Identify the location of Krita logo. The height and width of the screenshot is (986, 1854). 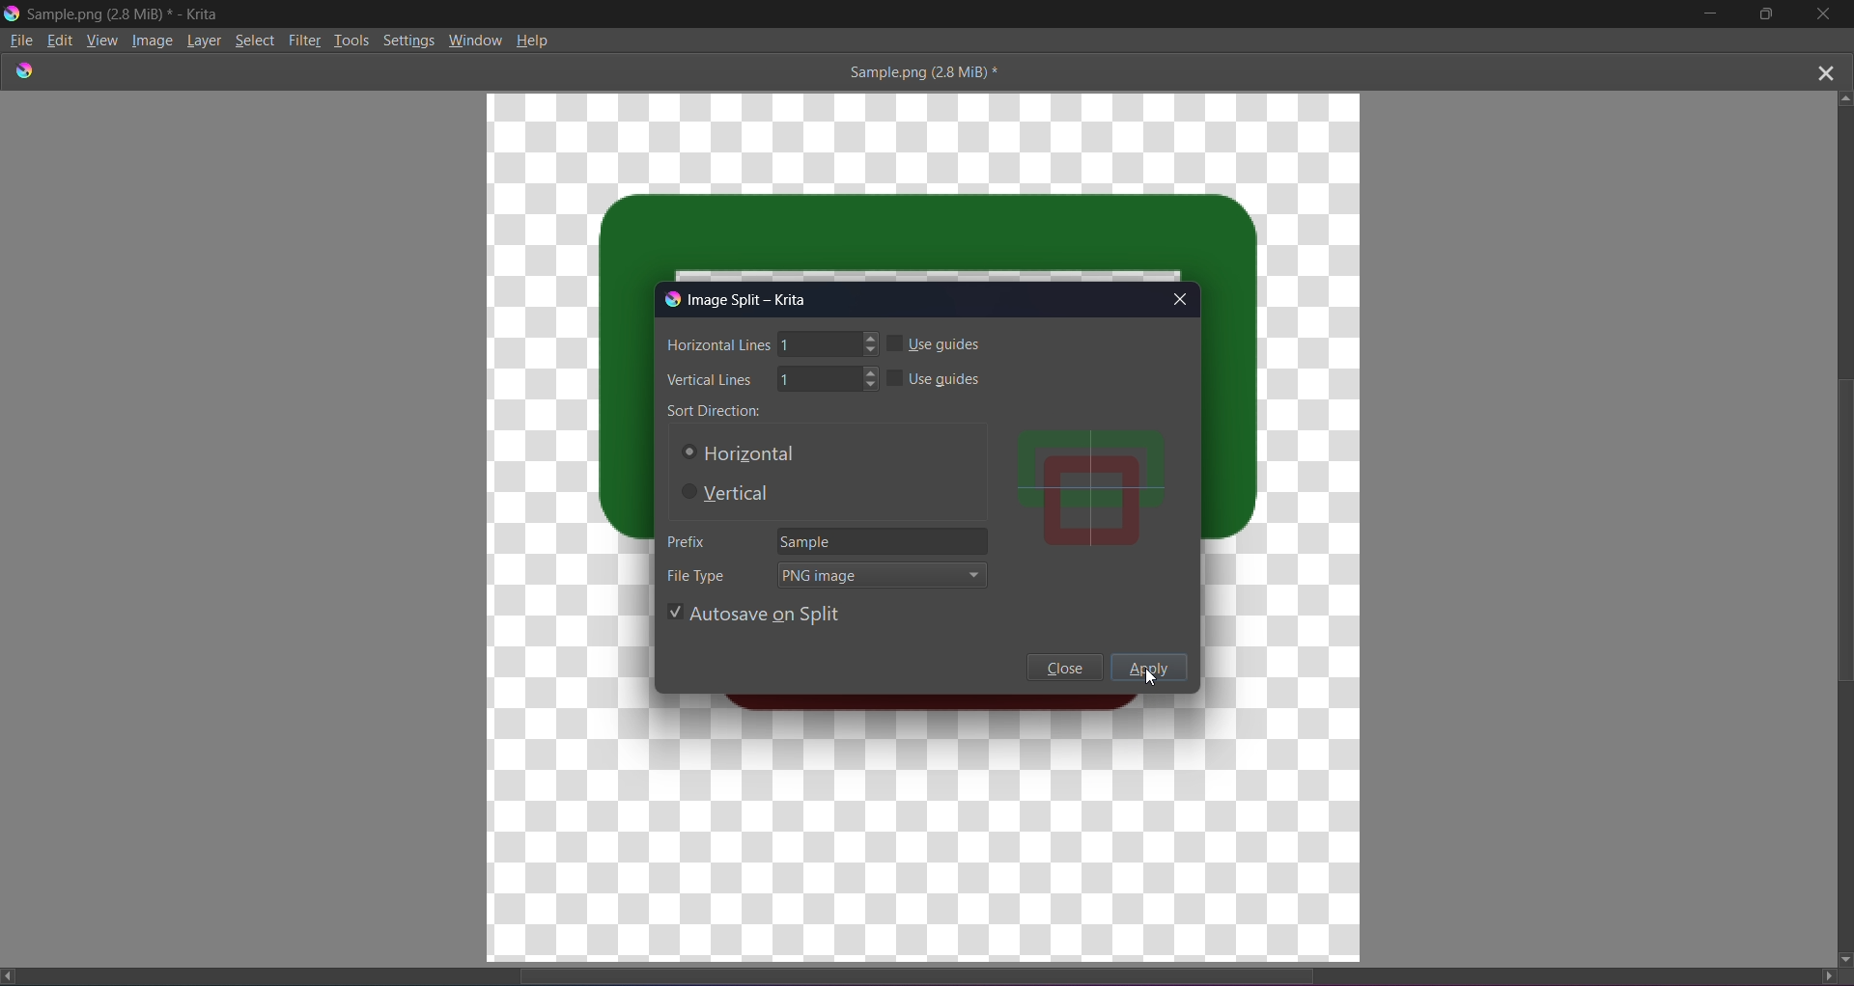
(667, 299).